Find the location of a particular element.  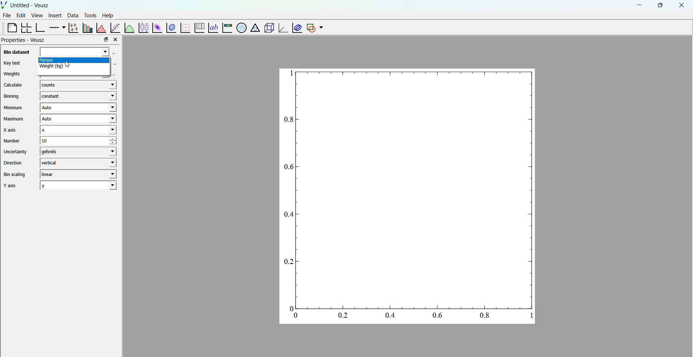

x  is located at coordinates (77, 130).